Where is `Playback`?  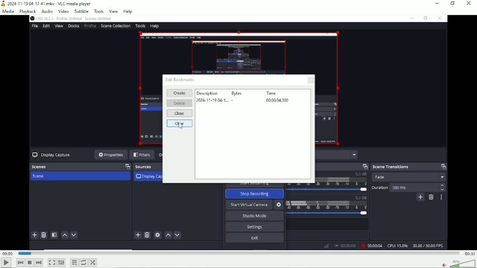
Playback is located at coordinates (28, 11).